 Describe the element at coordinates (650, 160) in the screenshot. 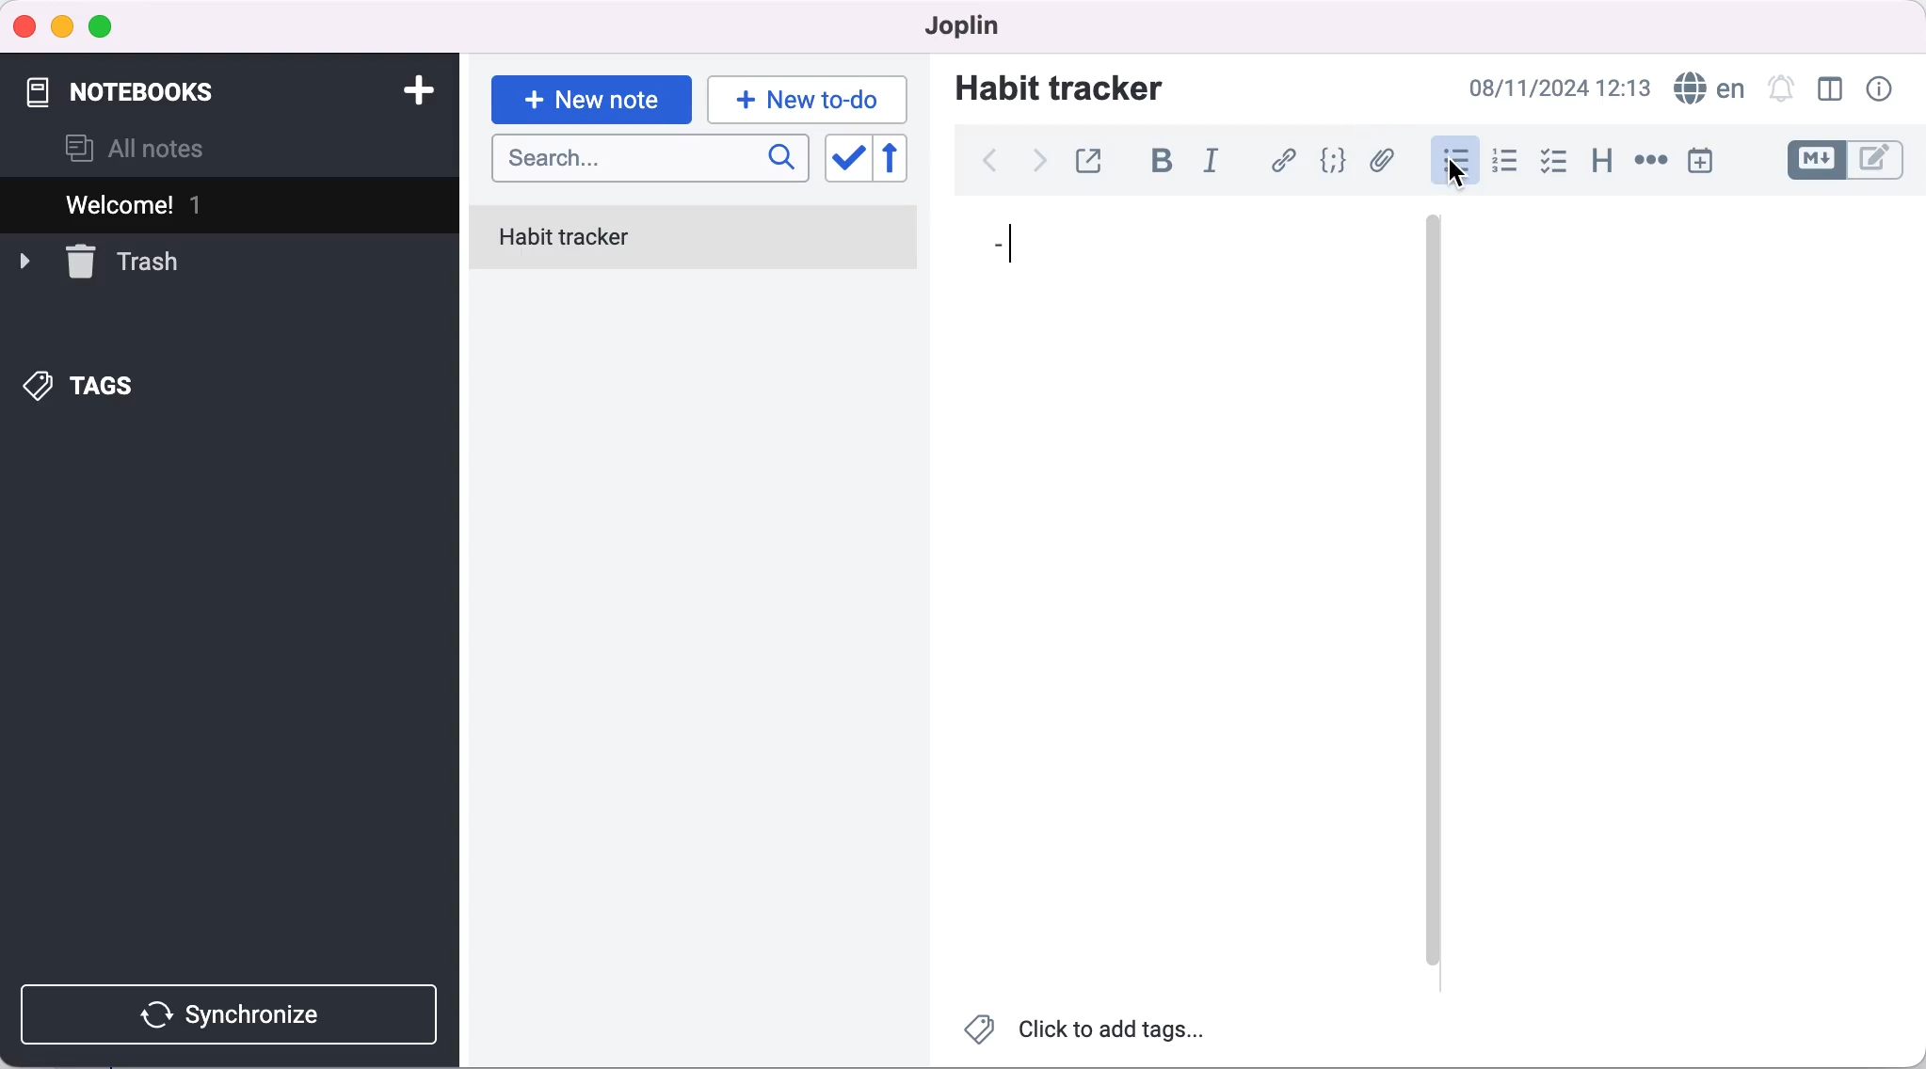

I see `search` at that location.